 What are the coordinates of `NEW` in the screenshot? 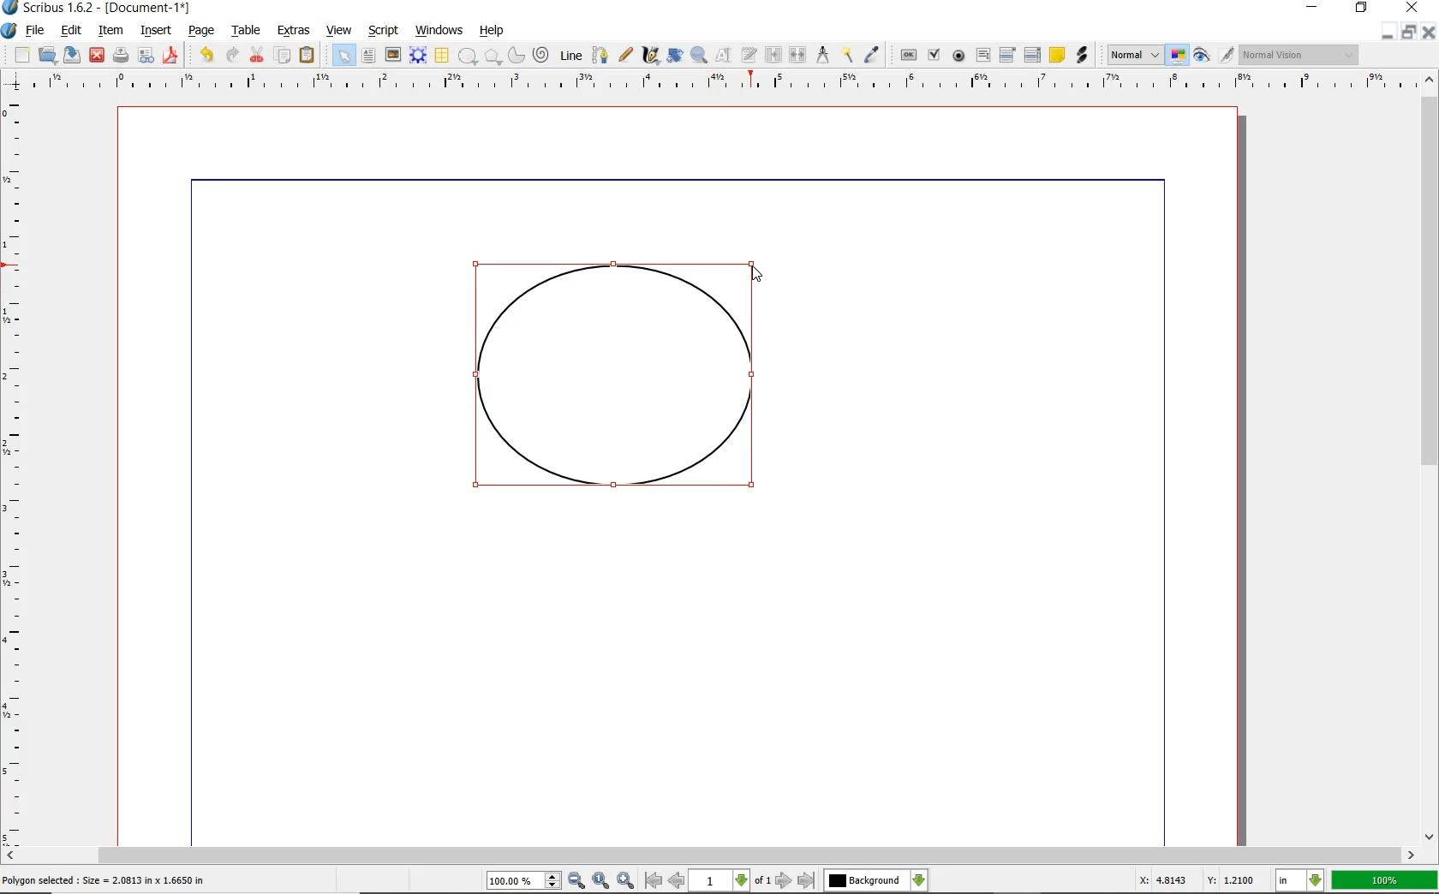 It's located at (21, 55).